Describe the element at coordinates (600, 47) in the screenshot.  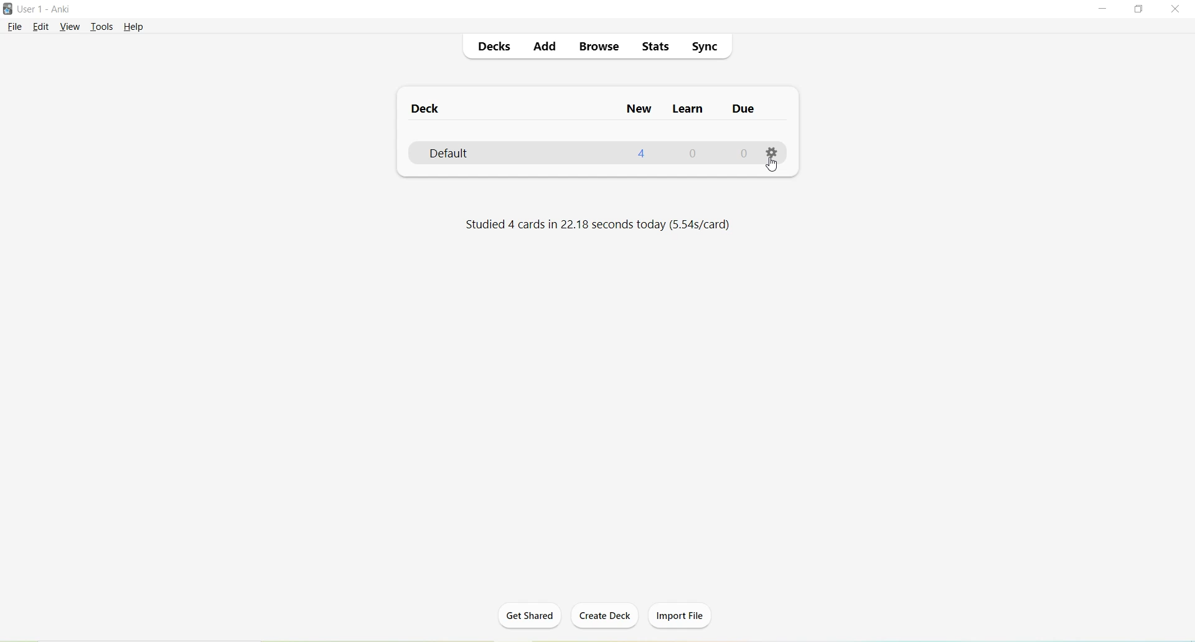
I see `Browse` at that location.